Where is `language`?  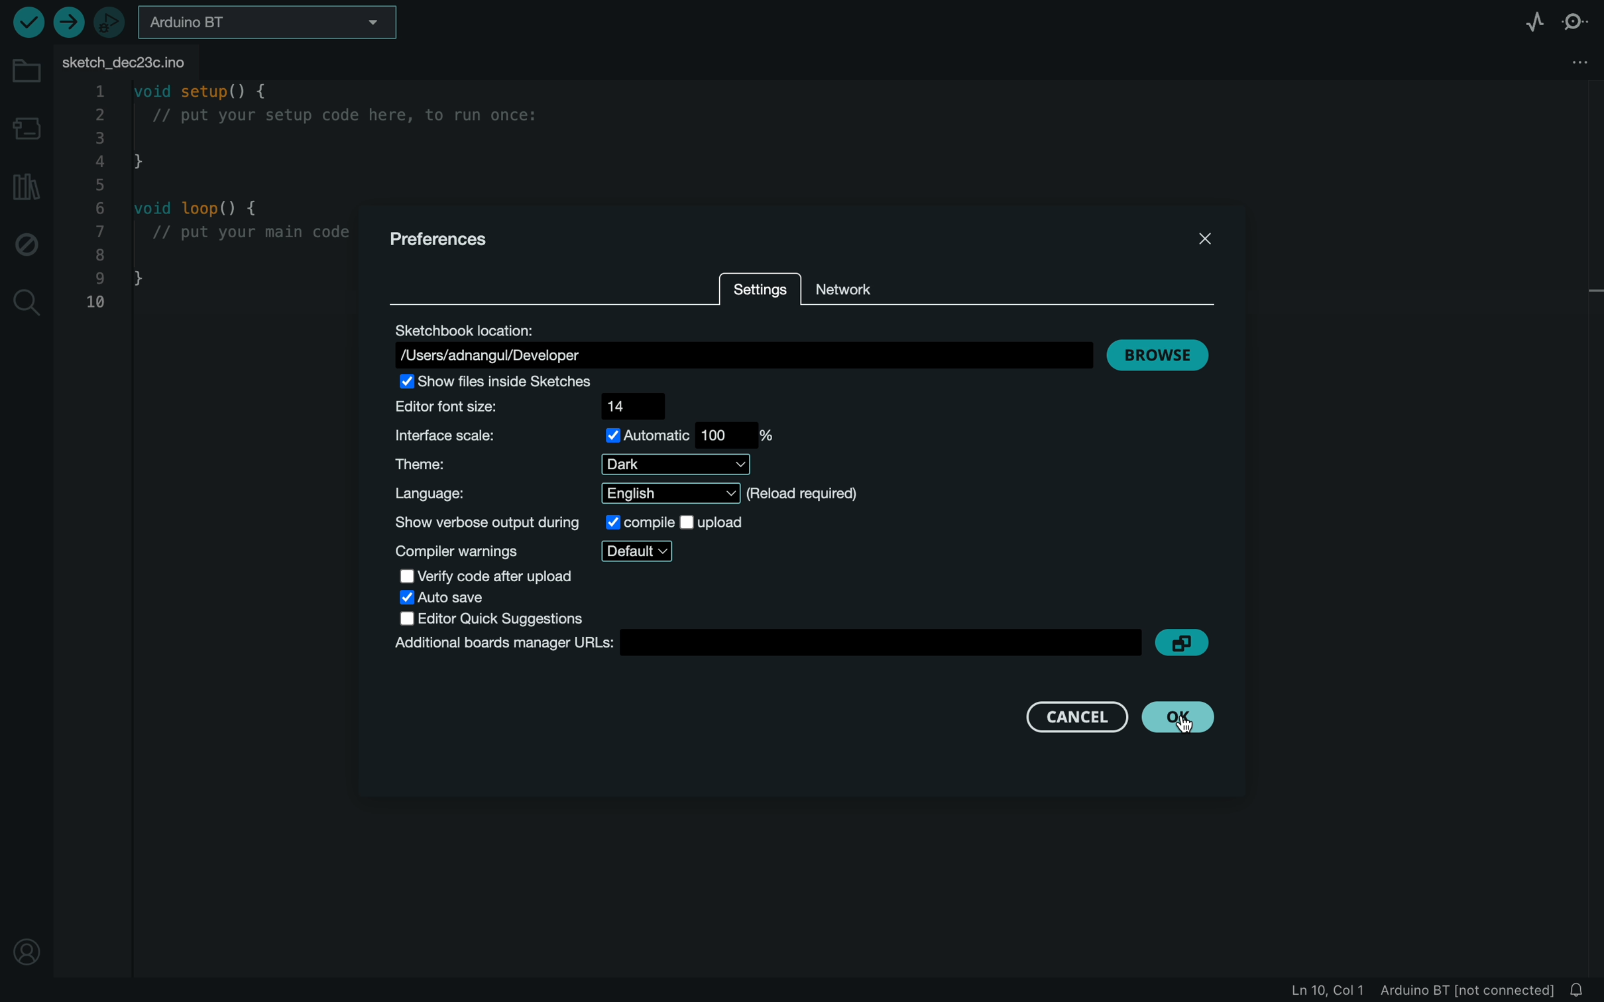
language is located at coordinates (622, 493).